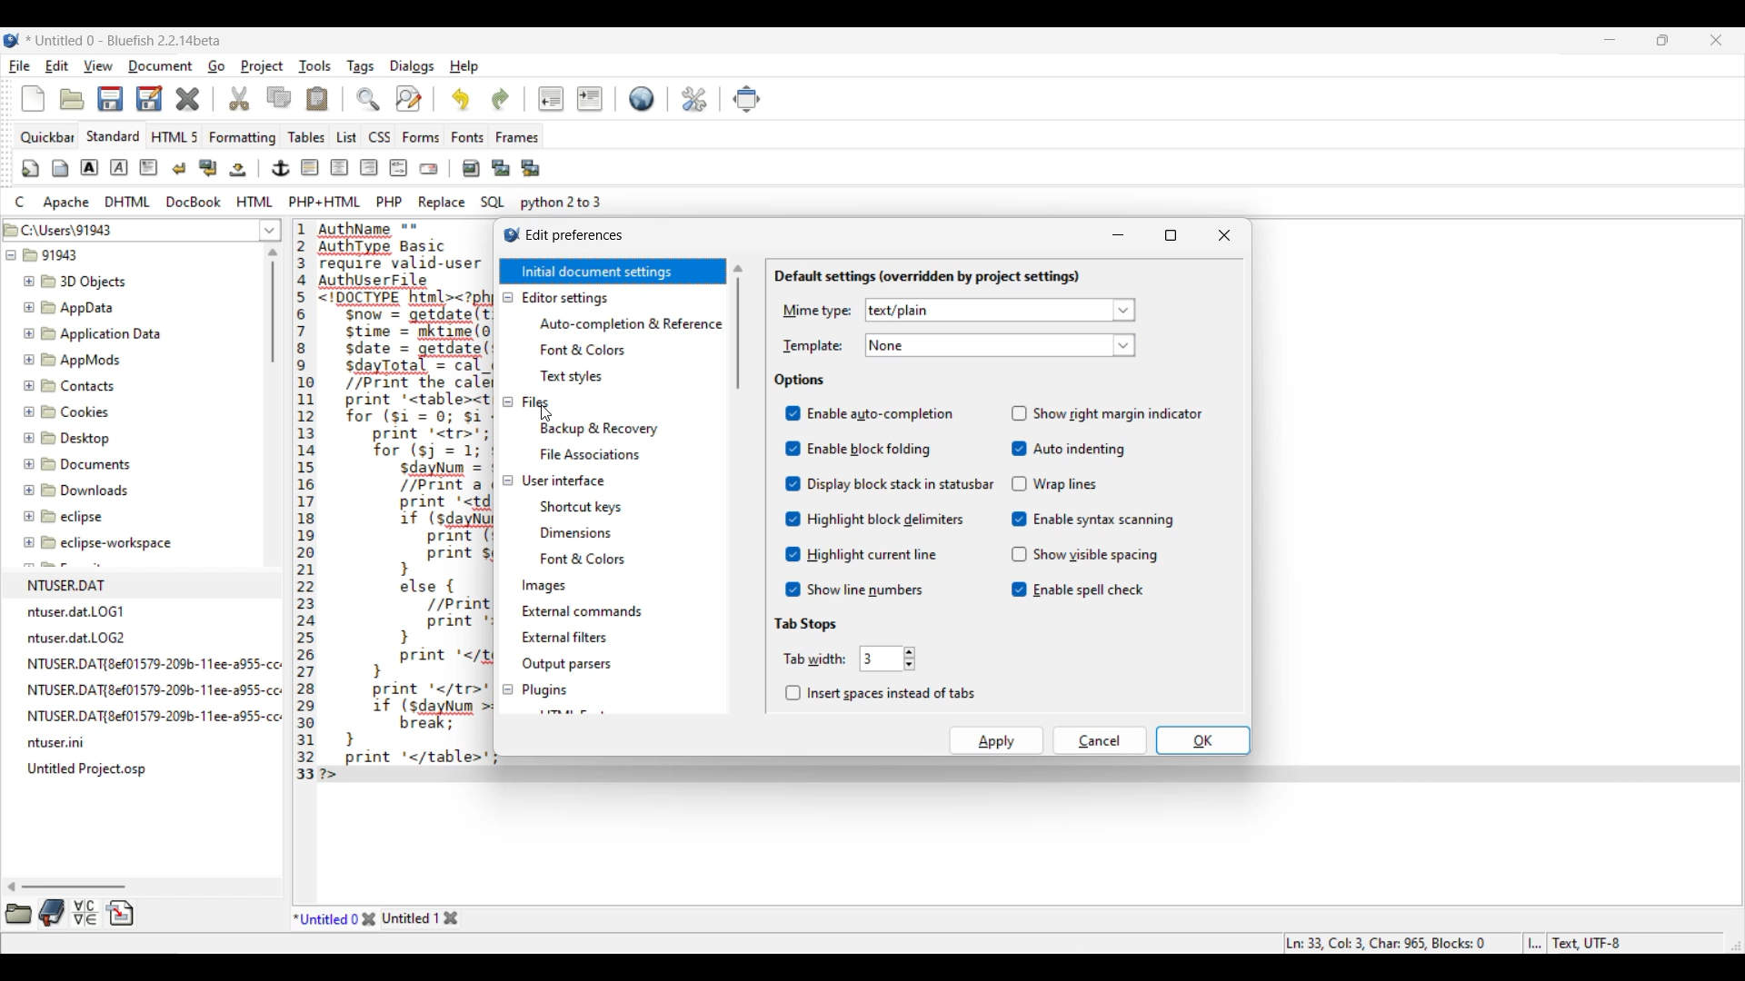 The image size is (1745, 981). Describe the element at coordinates (464, 67) in the screenshot. I see `Help menu` at that location.